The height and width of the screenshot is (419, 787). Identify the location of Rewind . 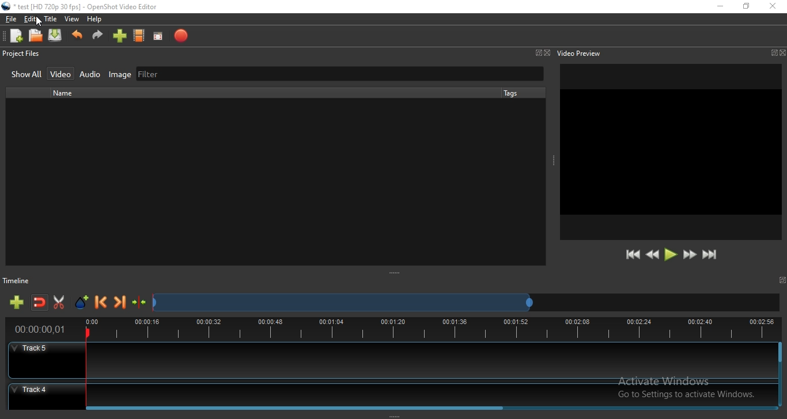
(652, 255).